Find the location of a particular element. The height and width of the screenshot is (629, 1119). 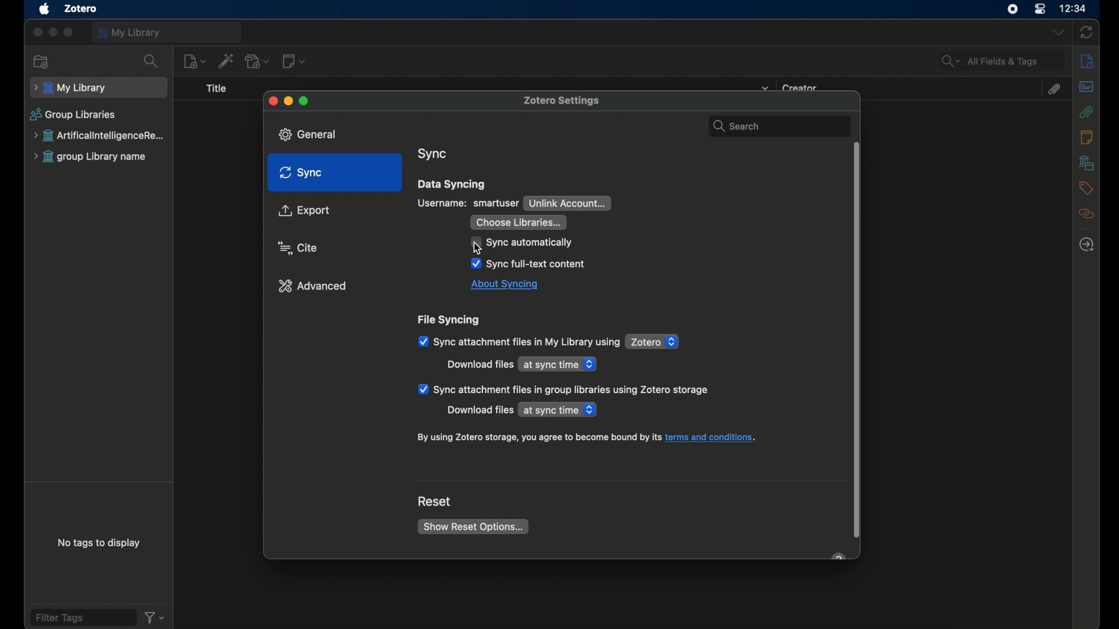

zotero is located at coordinates (82, 8).